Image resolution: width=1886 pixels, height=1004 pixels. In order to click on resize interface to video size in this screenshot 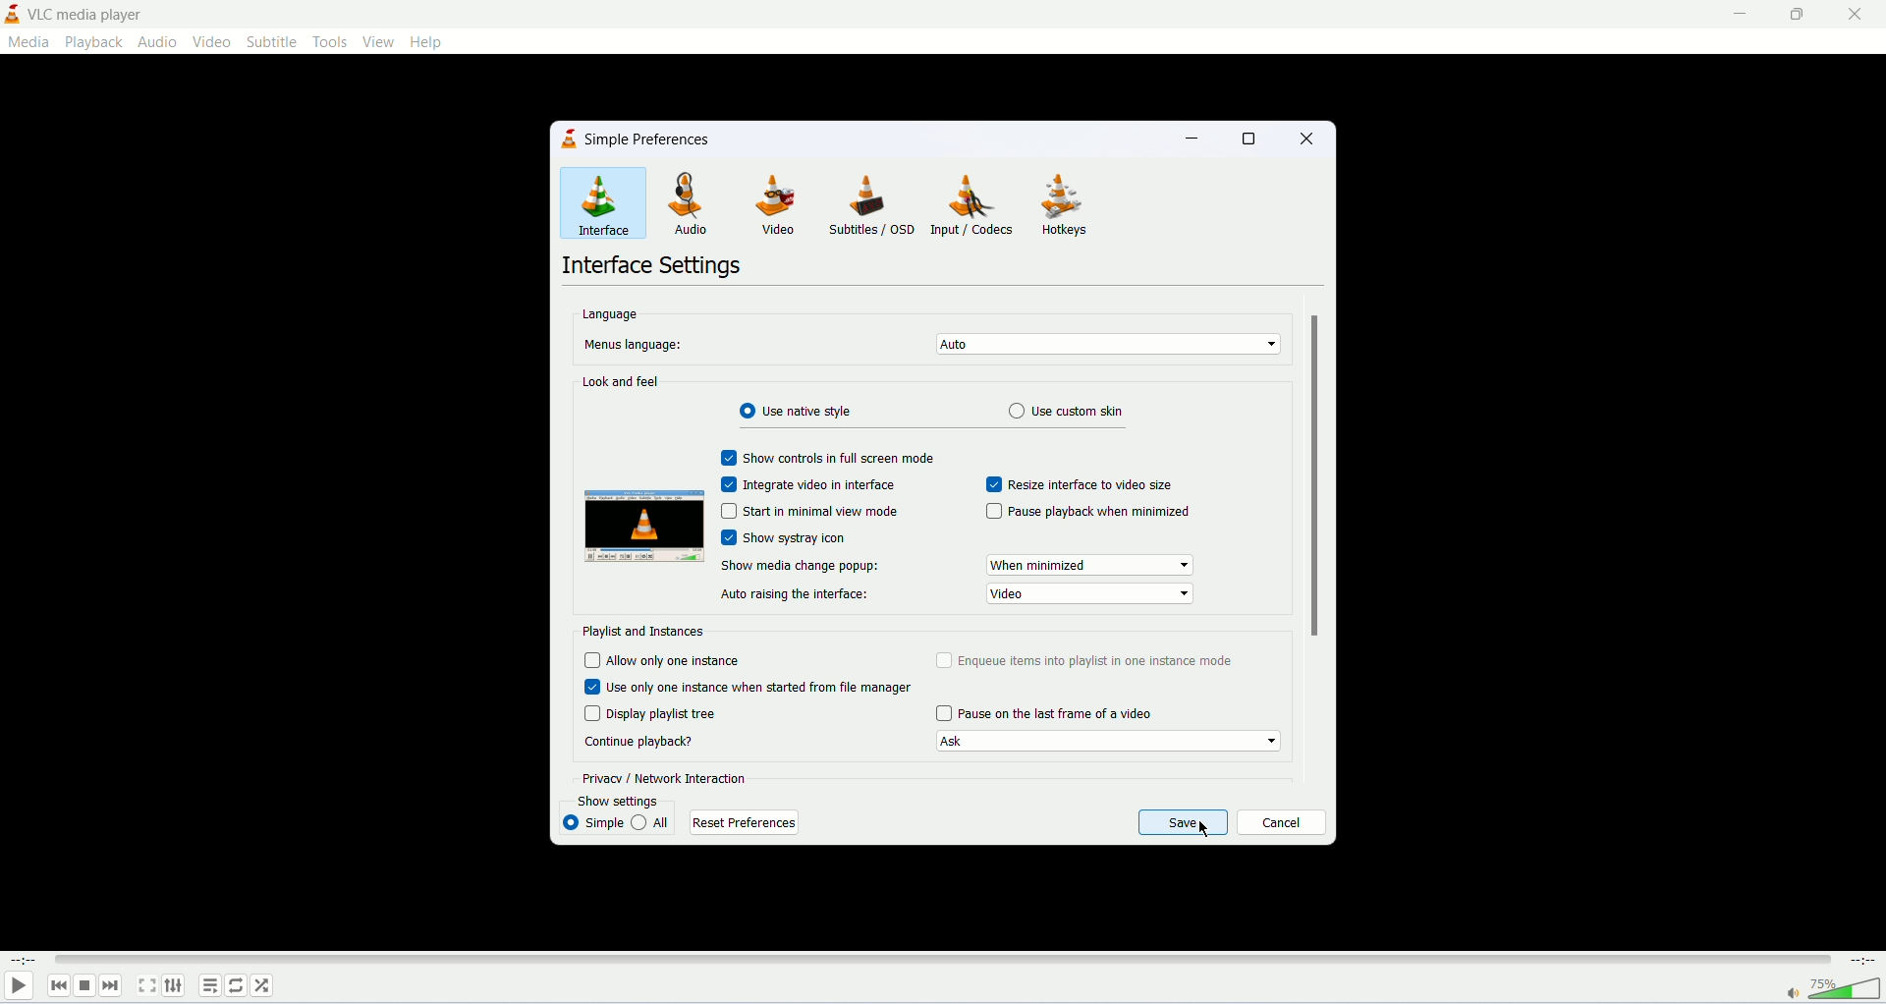, I will do `click(1080, 484)`.